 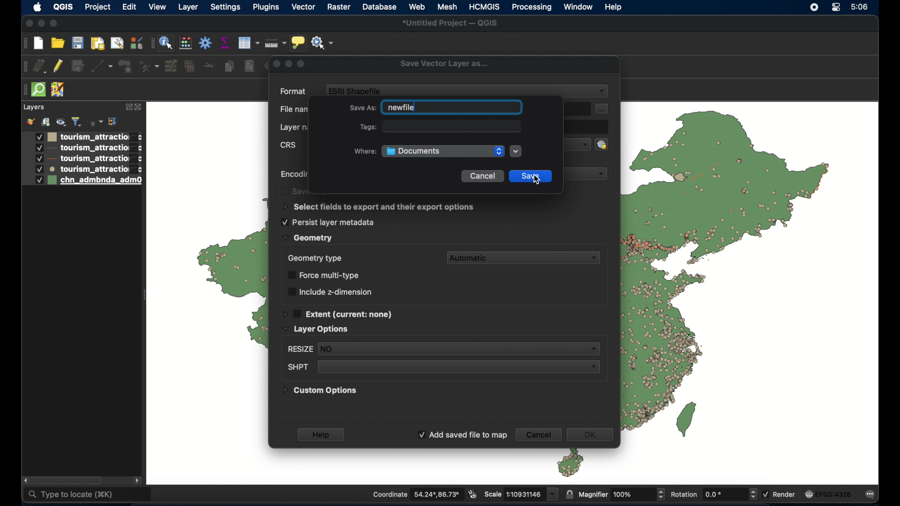 What do you see at coordinates (82, 149) in the screenshot?
I see `layer 2` at bounding box center [82, 149].